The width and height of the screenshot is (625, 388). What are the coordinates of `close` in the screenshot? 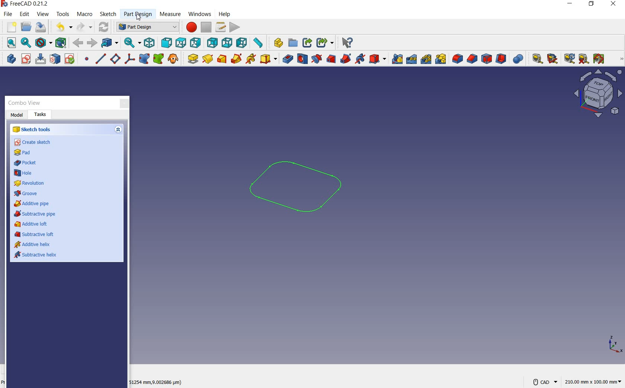 It's located at (613, 5).